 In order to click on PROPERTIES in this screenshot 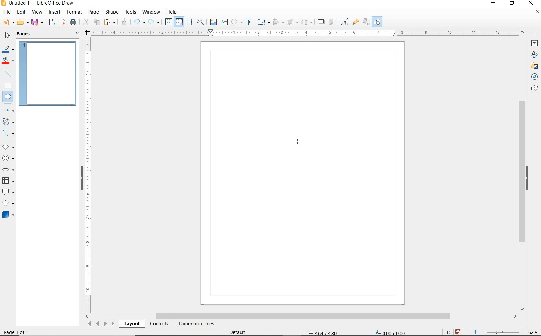, I will do `click(536, 44)`.